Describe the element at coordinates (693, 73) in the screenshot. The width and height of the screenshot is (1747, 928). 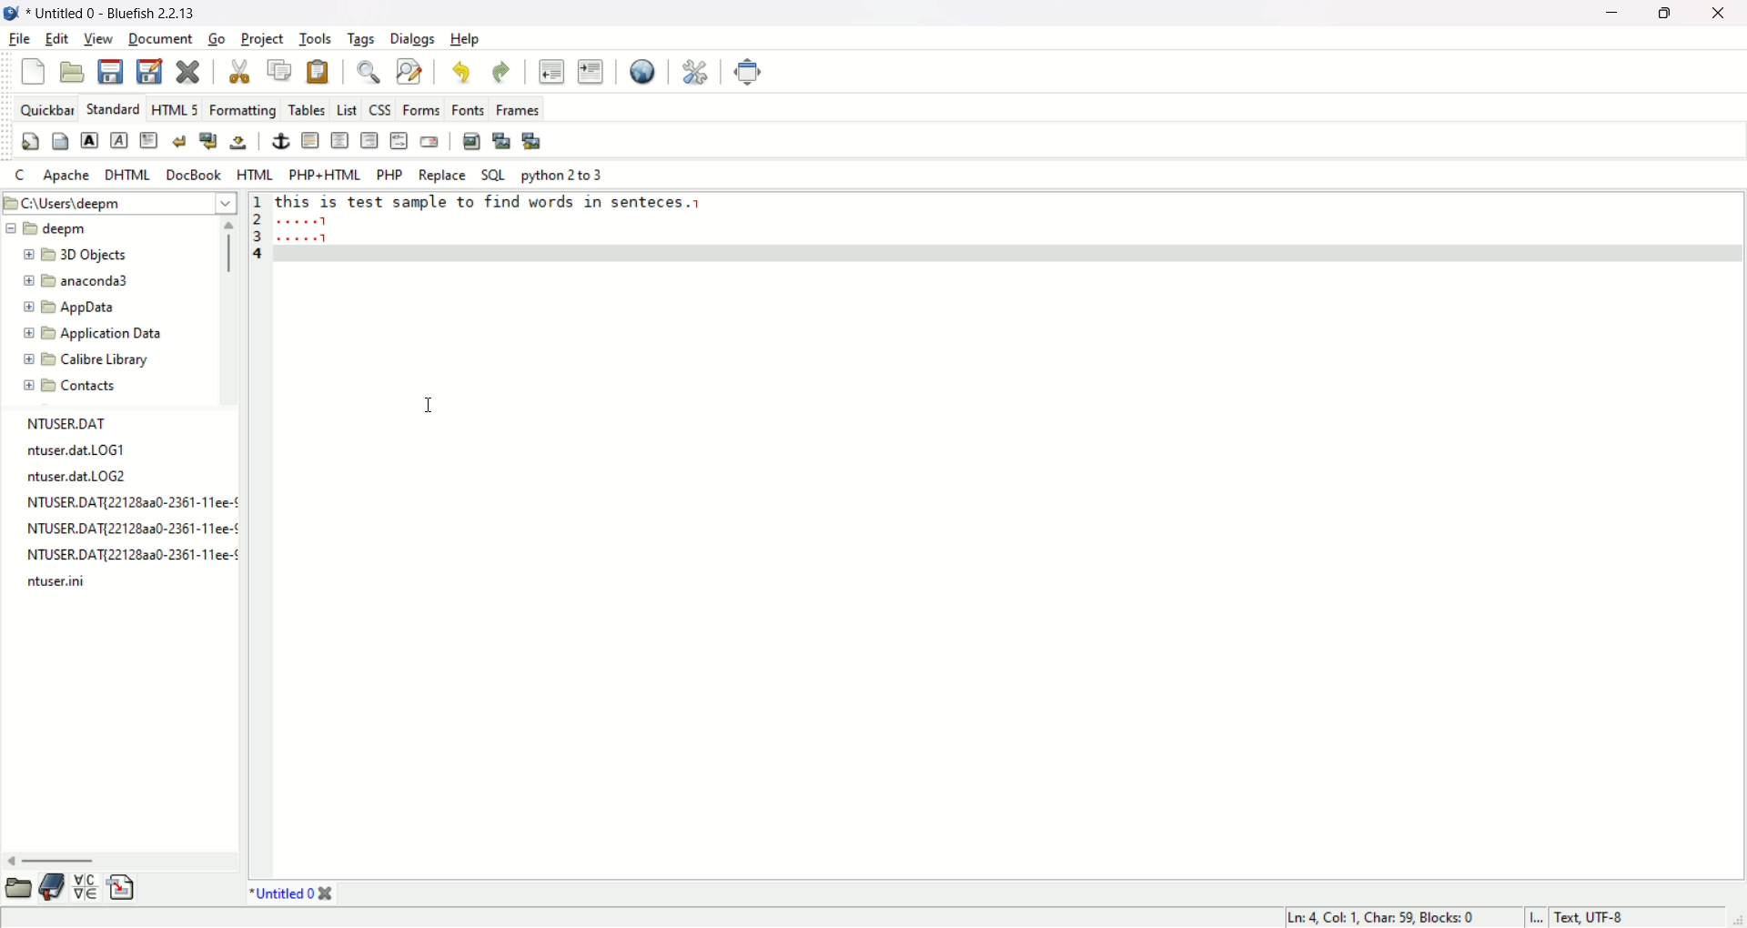
I see `preferences` at that location.